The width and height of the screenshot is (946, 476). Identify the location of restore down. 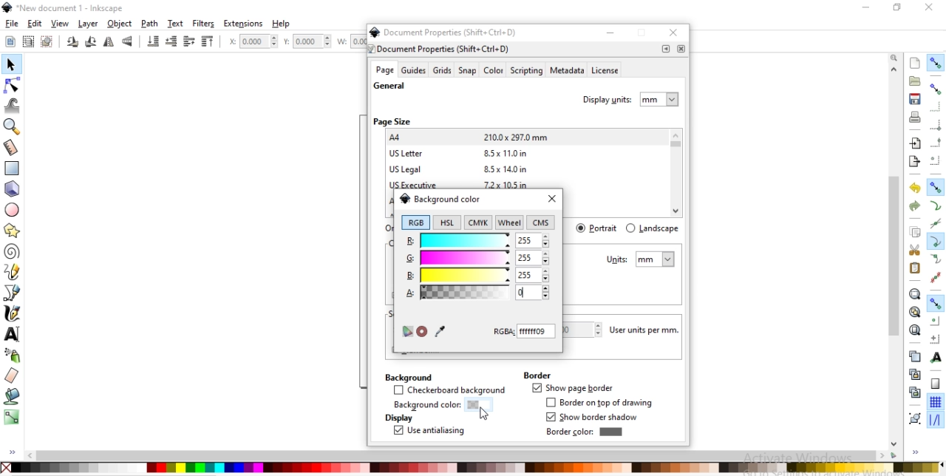
(894, 7).